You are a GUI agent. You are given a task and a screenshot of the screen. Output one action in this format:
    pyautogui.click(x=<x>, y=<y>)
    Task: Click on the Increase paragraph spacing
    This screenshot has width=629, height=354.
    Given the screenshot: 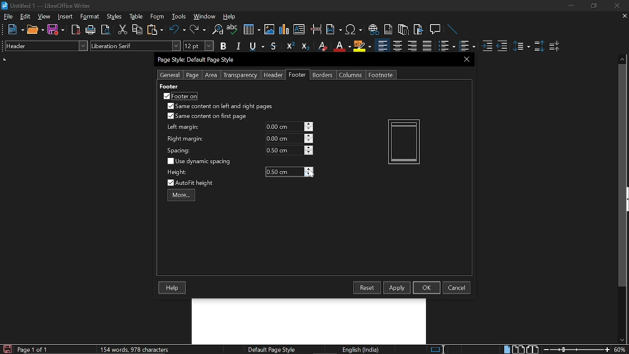 What is the action you would take?
    pyautogui.click(x=539, y=47)
    